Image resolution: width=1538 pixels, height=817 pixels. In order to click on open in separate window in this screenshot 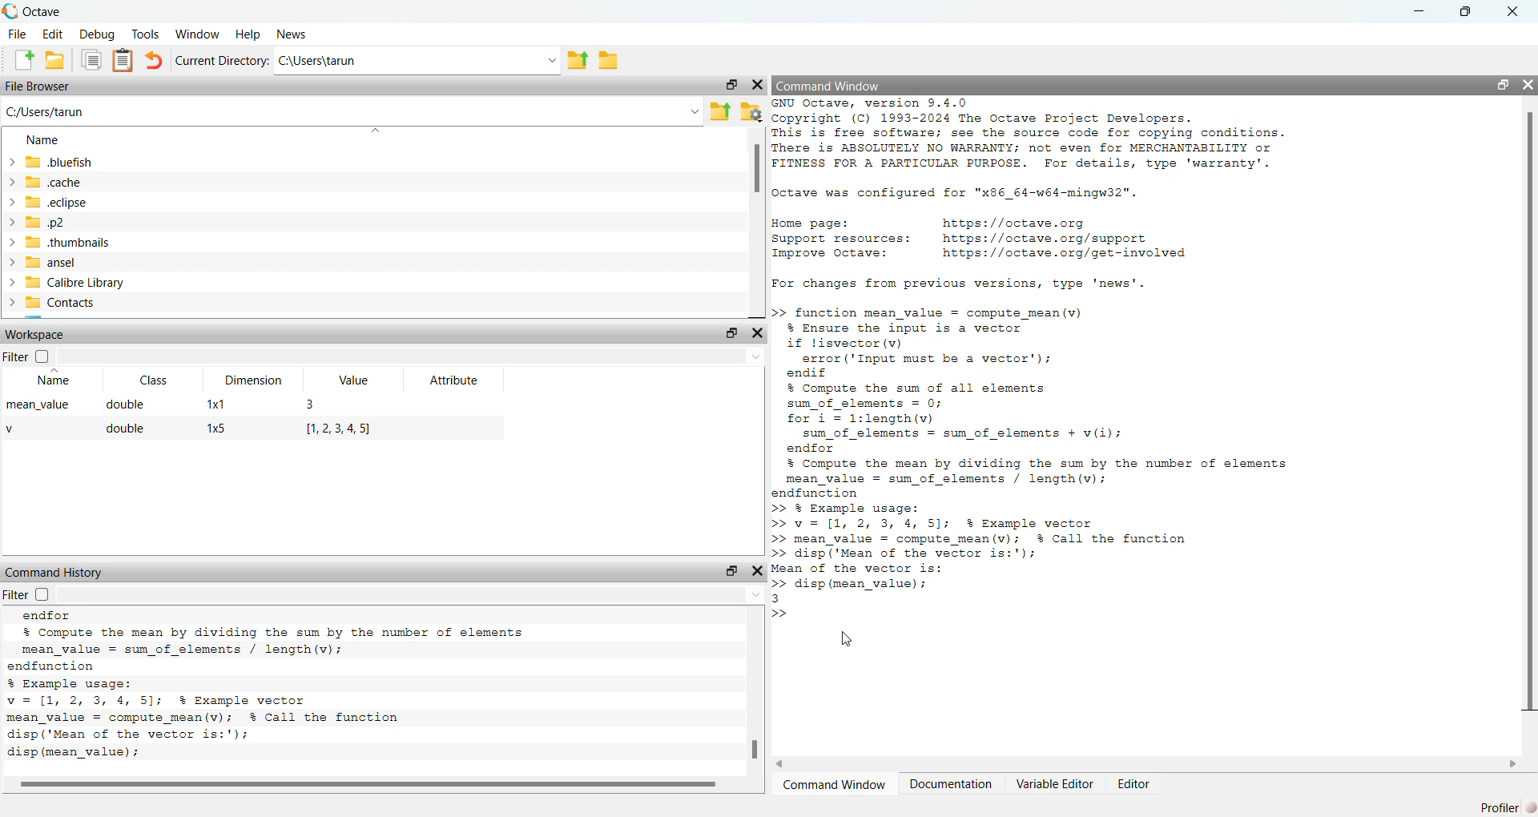, I will do `click(734, 570)`.